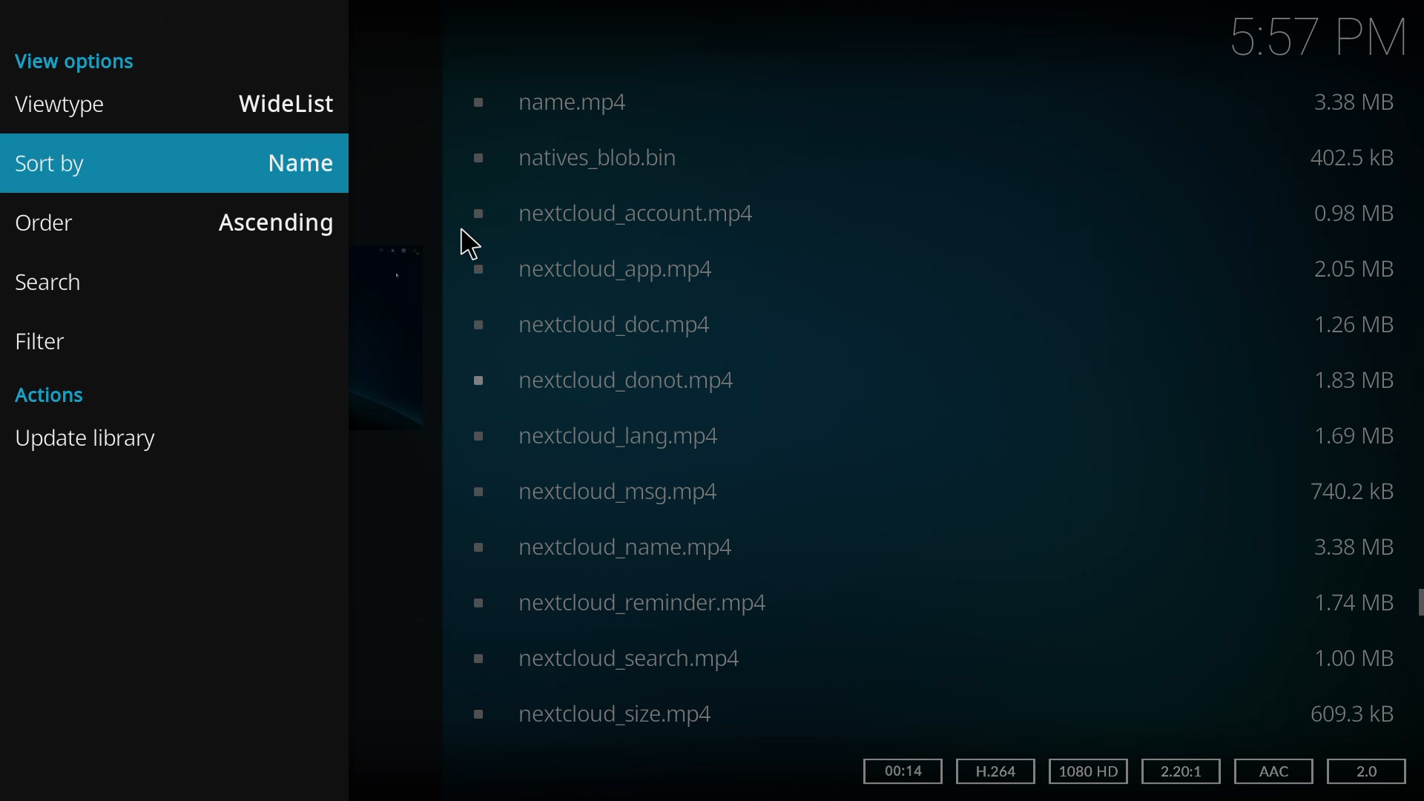  What do you see at coordinates (1360, 269) in the screenshot?
I see `size` at bounding box center [1360, 269].